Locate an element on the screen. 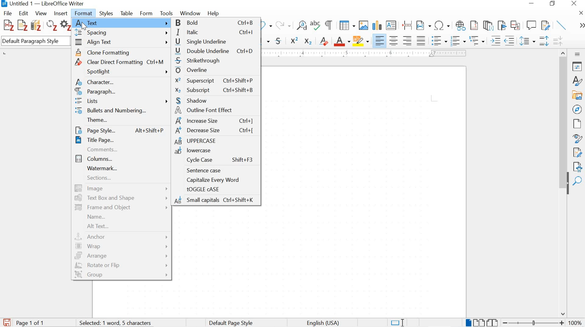  title page is located at coordinates (119, 140).